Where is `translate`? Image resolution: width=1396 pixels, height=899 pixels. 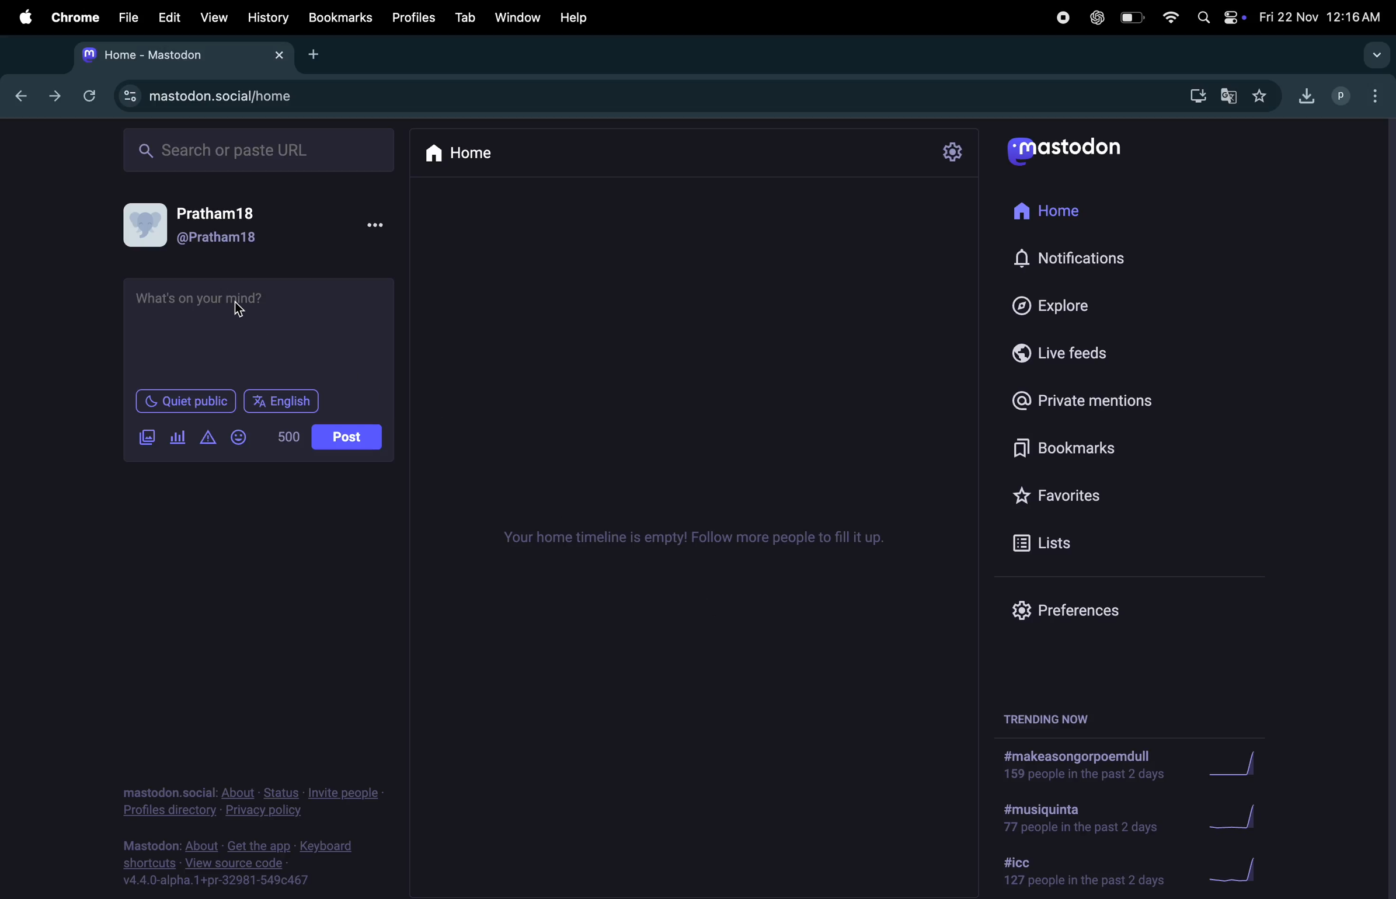 translate is located at coordinates (1228, 96).